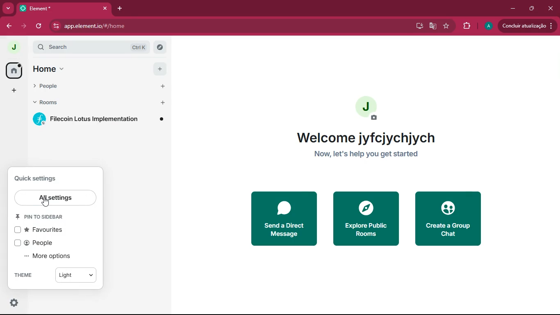 Image resolution: width=560 pixels, height=315 pixels. I want to click on create a group chat, so click(448, 219).